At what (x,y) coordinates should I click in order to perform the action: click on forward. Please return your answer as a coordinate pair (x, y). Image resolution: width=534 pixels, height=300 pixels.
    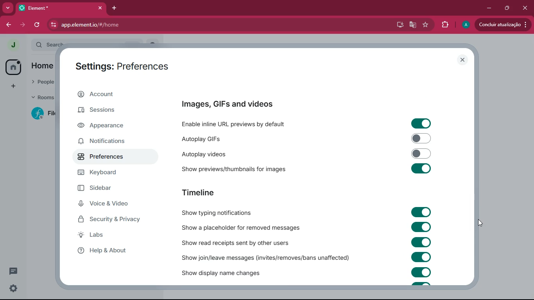
    Looking at the image, I should click on (23, 25).